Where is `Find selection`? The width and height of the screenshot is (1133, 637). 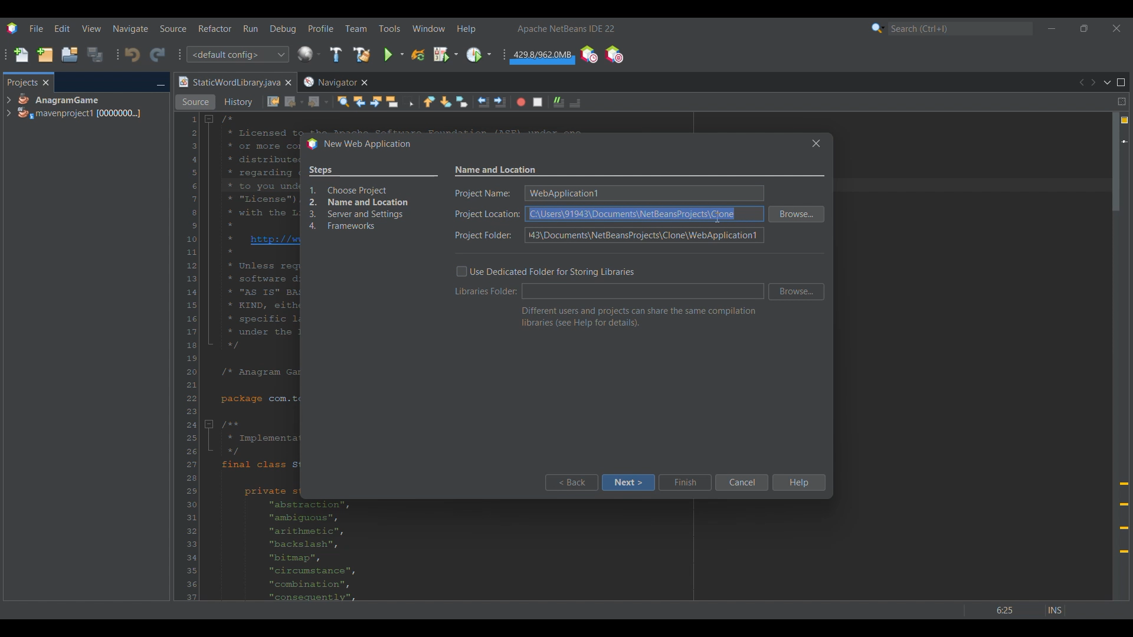
Find selection is located at coordinates (343, 101).